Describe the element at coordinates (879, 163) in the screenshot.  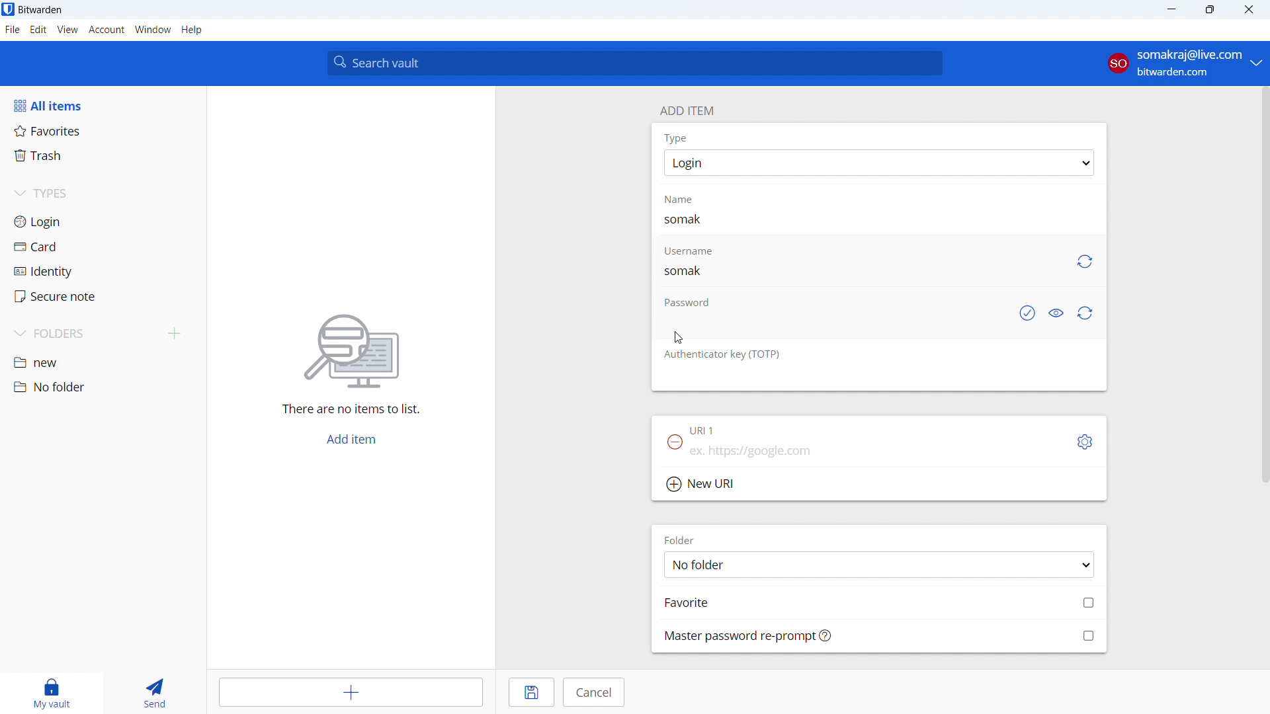
I see `select item type` at that location.